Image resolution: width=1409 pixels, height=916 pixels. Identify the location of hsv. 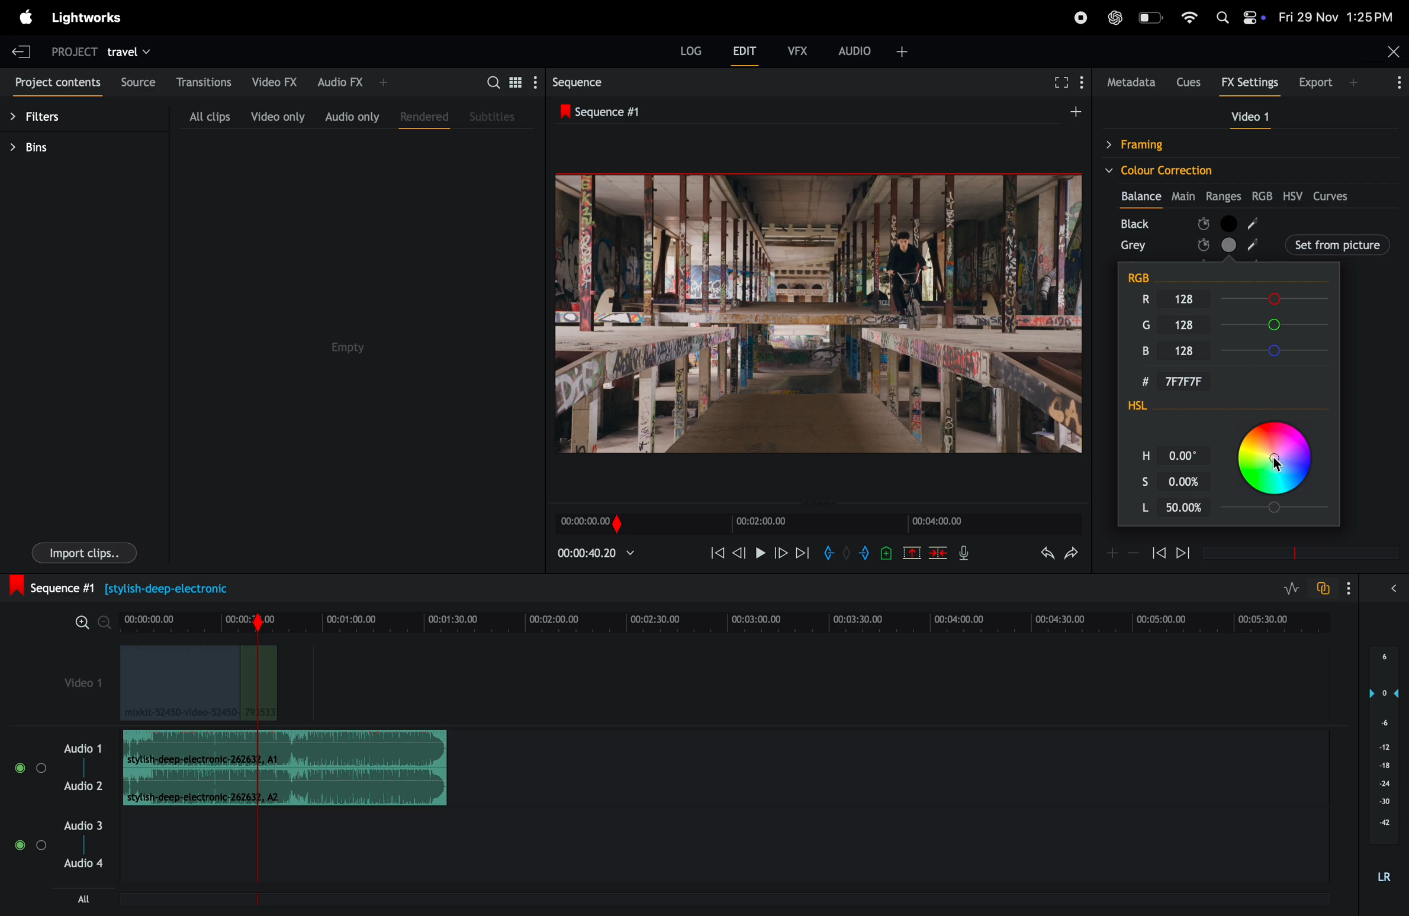
(1295, 196).